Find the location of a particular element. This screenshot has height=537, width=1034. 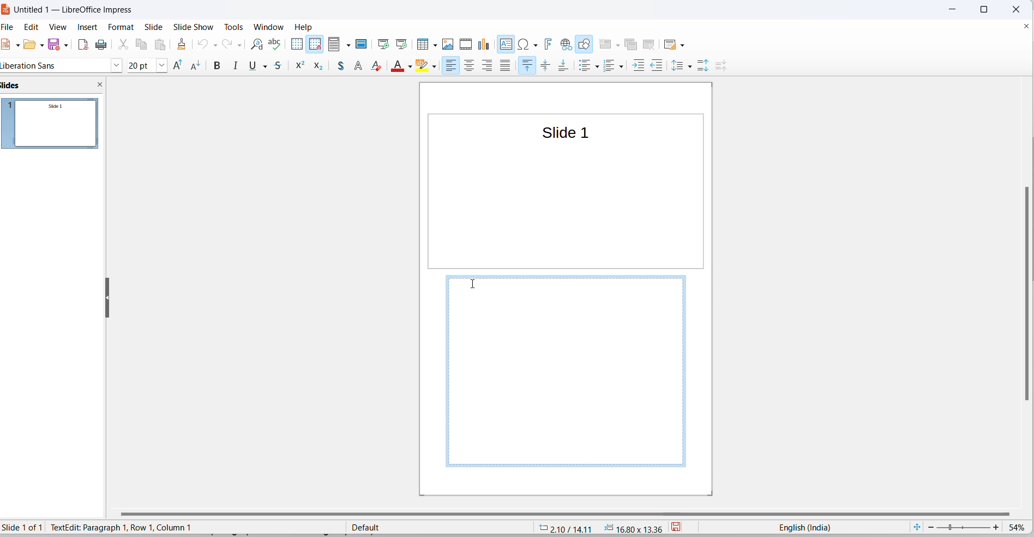

new slide options is located at coordinates (617, 45).